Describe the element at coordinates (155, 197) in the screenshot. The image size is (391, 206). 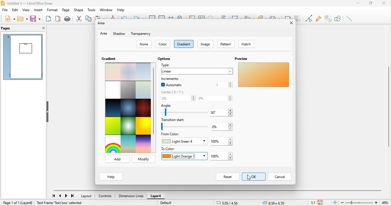
I see `layer 4` at that location.